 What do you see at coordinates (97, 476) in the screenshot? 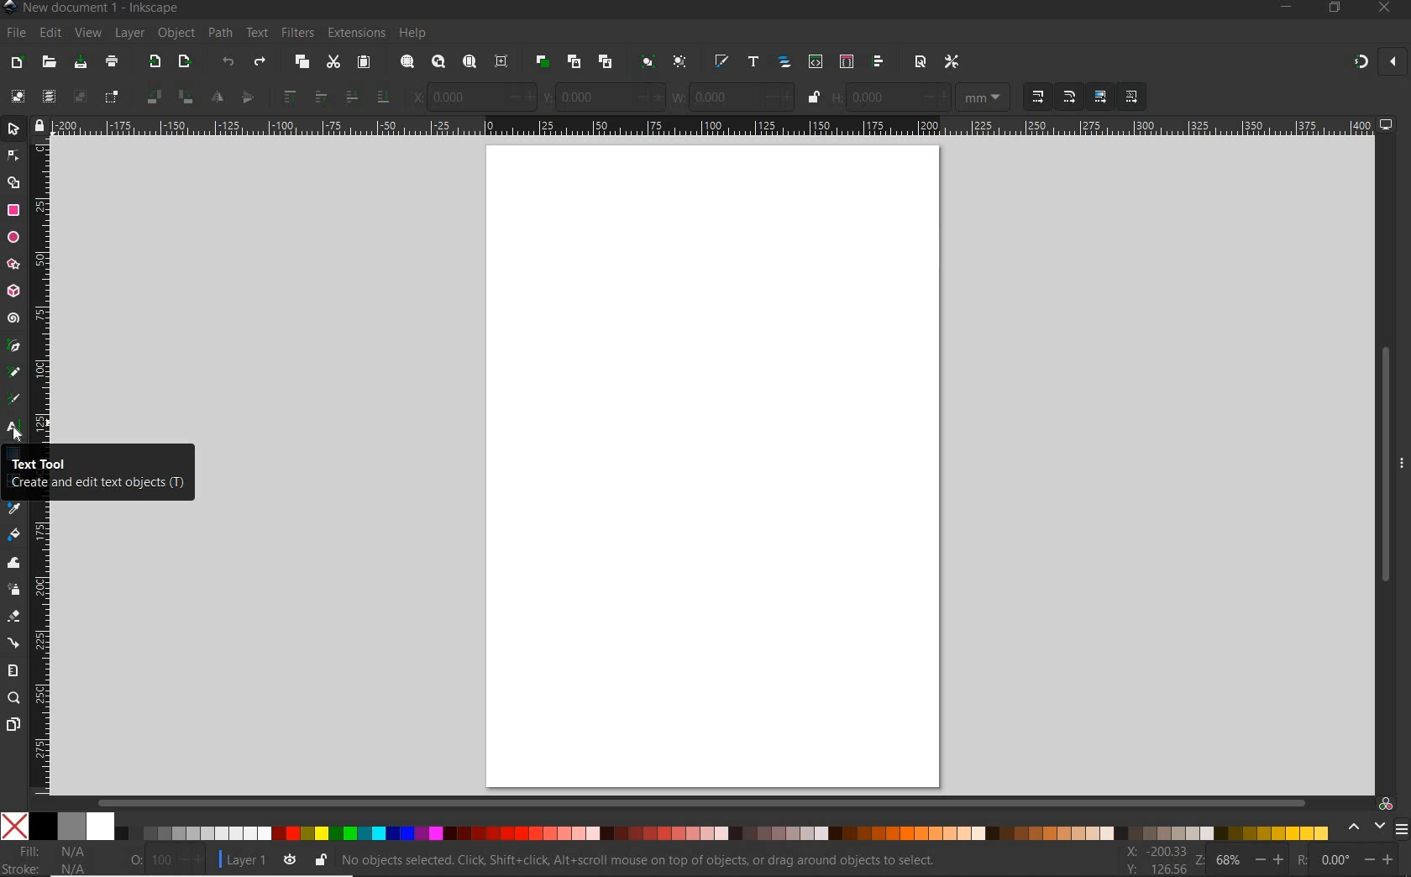
I see `text tool` at bounding box center [97, 476].